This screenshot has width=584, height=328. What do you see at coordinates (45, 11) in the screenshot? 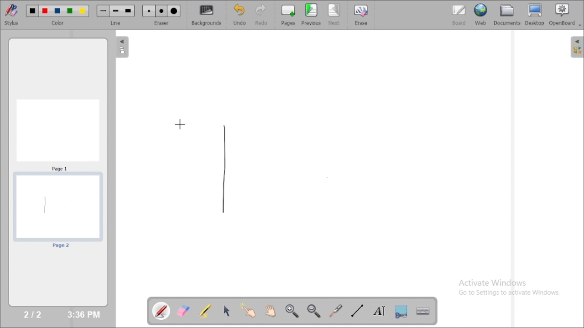
I see `Color 2` at bounding box center [45, 11].